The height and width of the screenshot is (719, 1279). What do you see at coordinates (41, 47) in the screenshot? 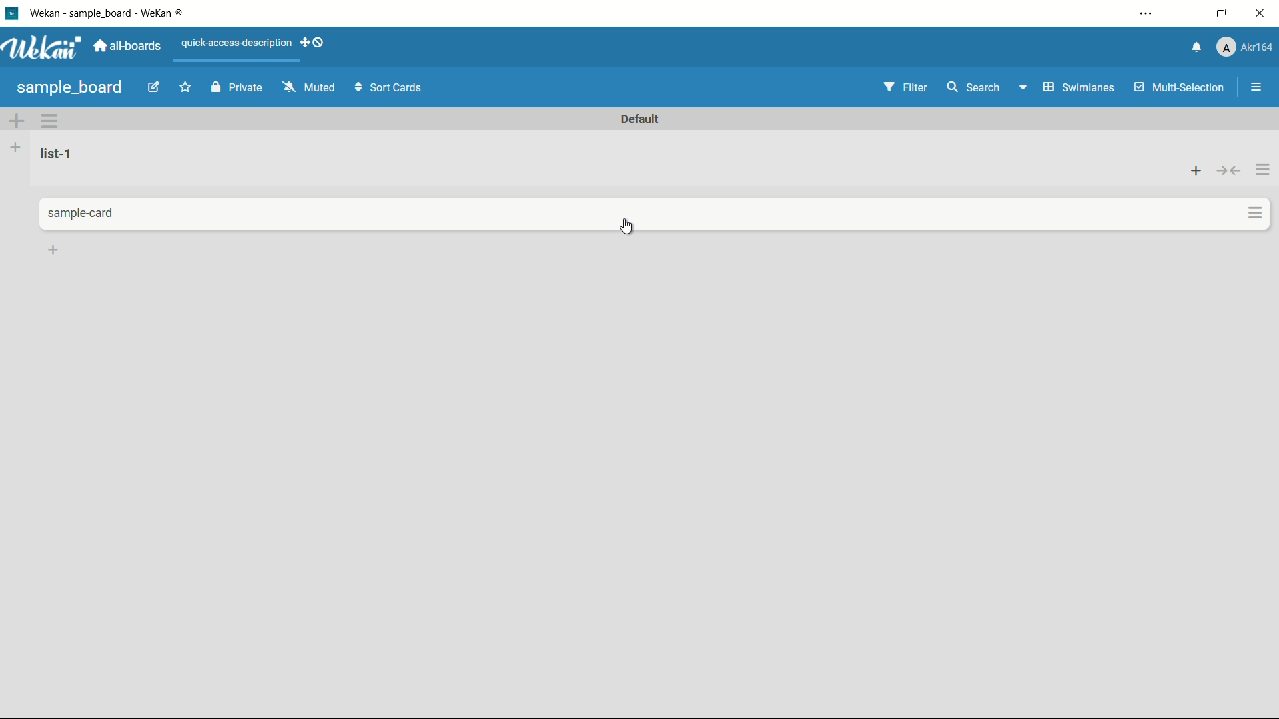
I see `app logo` at bounding box center [41, 47].